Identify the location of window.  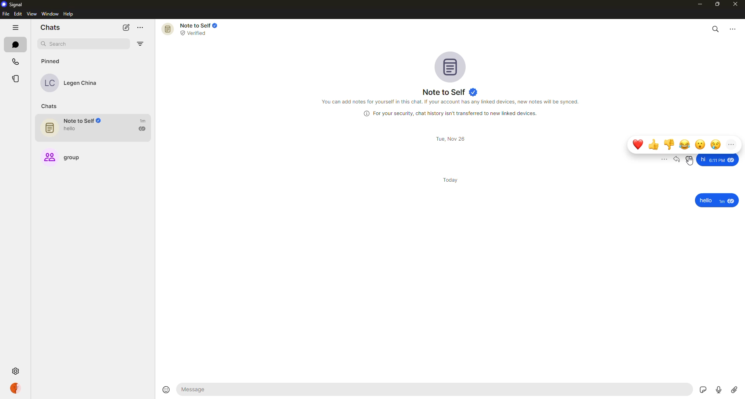
(51, 14).